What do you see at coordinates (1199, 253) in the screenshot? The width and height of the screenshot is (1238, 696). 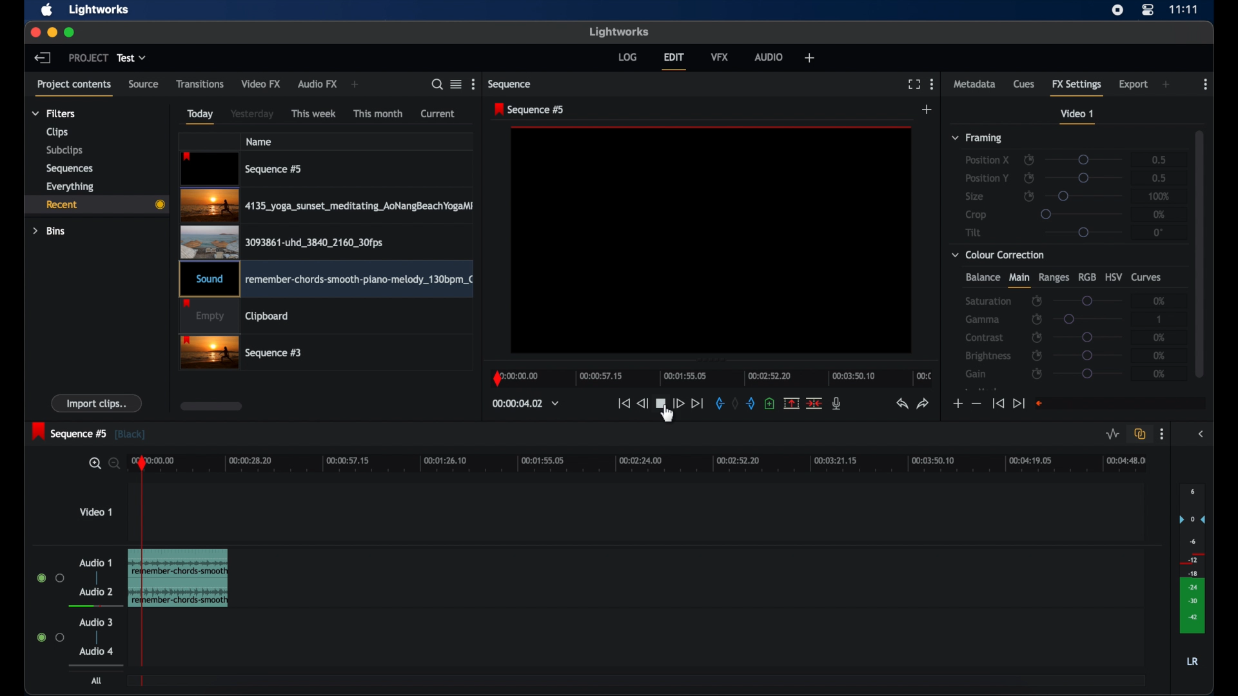 I see `scroll bar` at bounding box center [1199, 253].